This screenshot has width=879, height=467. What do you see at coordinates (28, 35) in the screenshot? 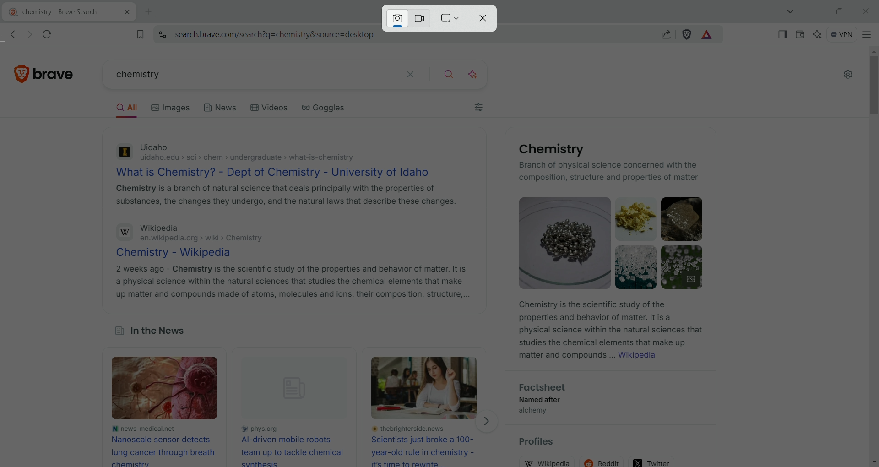
I see `go forward` at bounding box center [28, 35].